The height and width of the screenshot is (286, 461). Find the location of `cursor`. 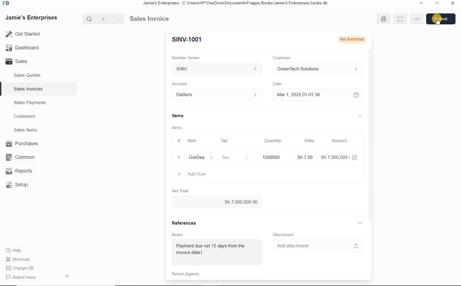

cursor is located at coordinates (438, 24).